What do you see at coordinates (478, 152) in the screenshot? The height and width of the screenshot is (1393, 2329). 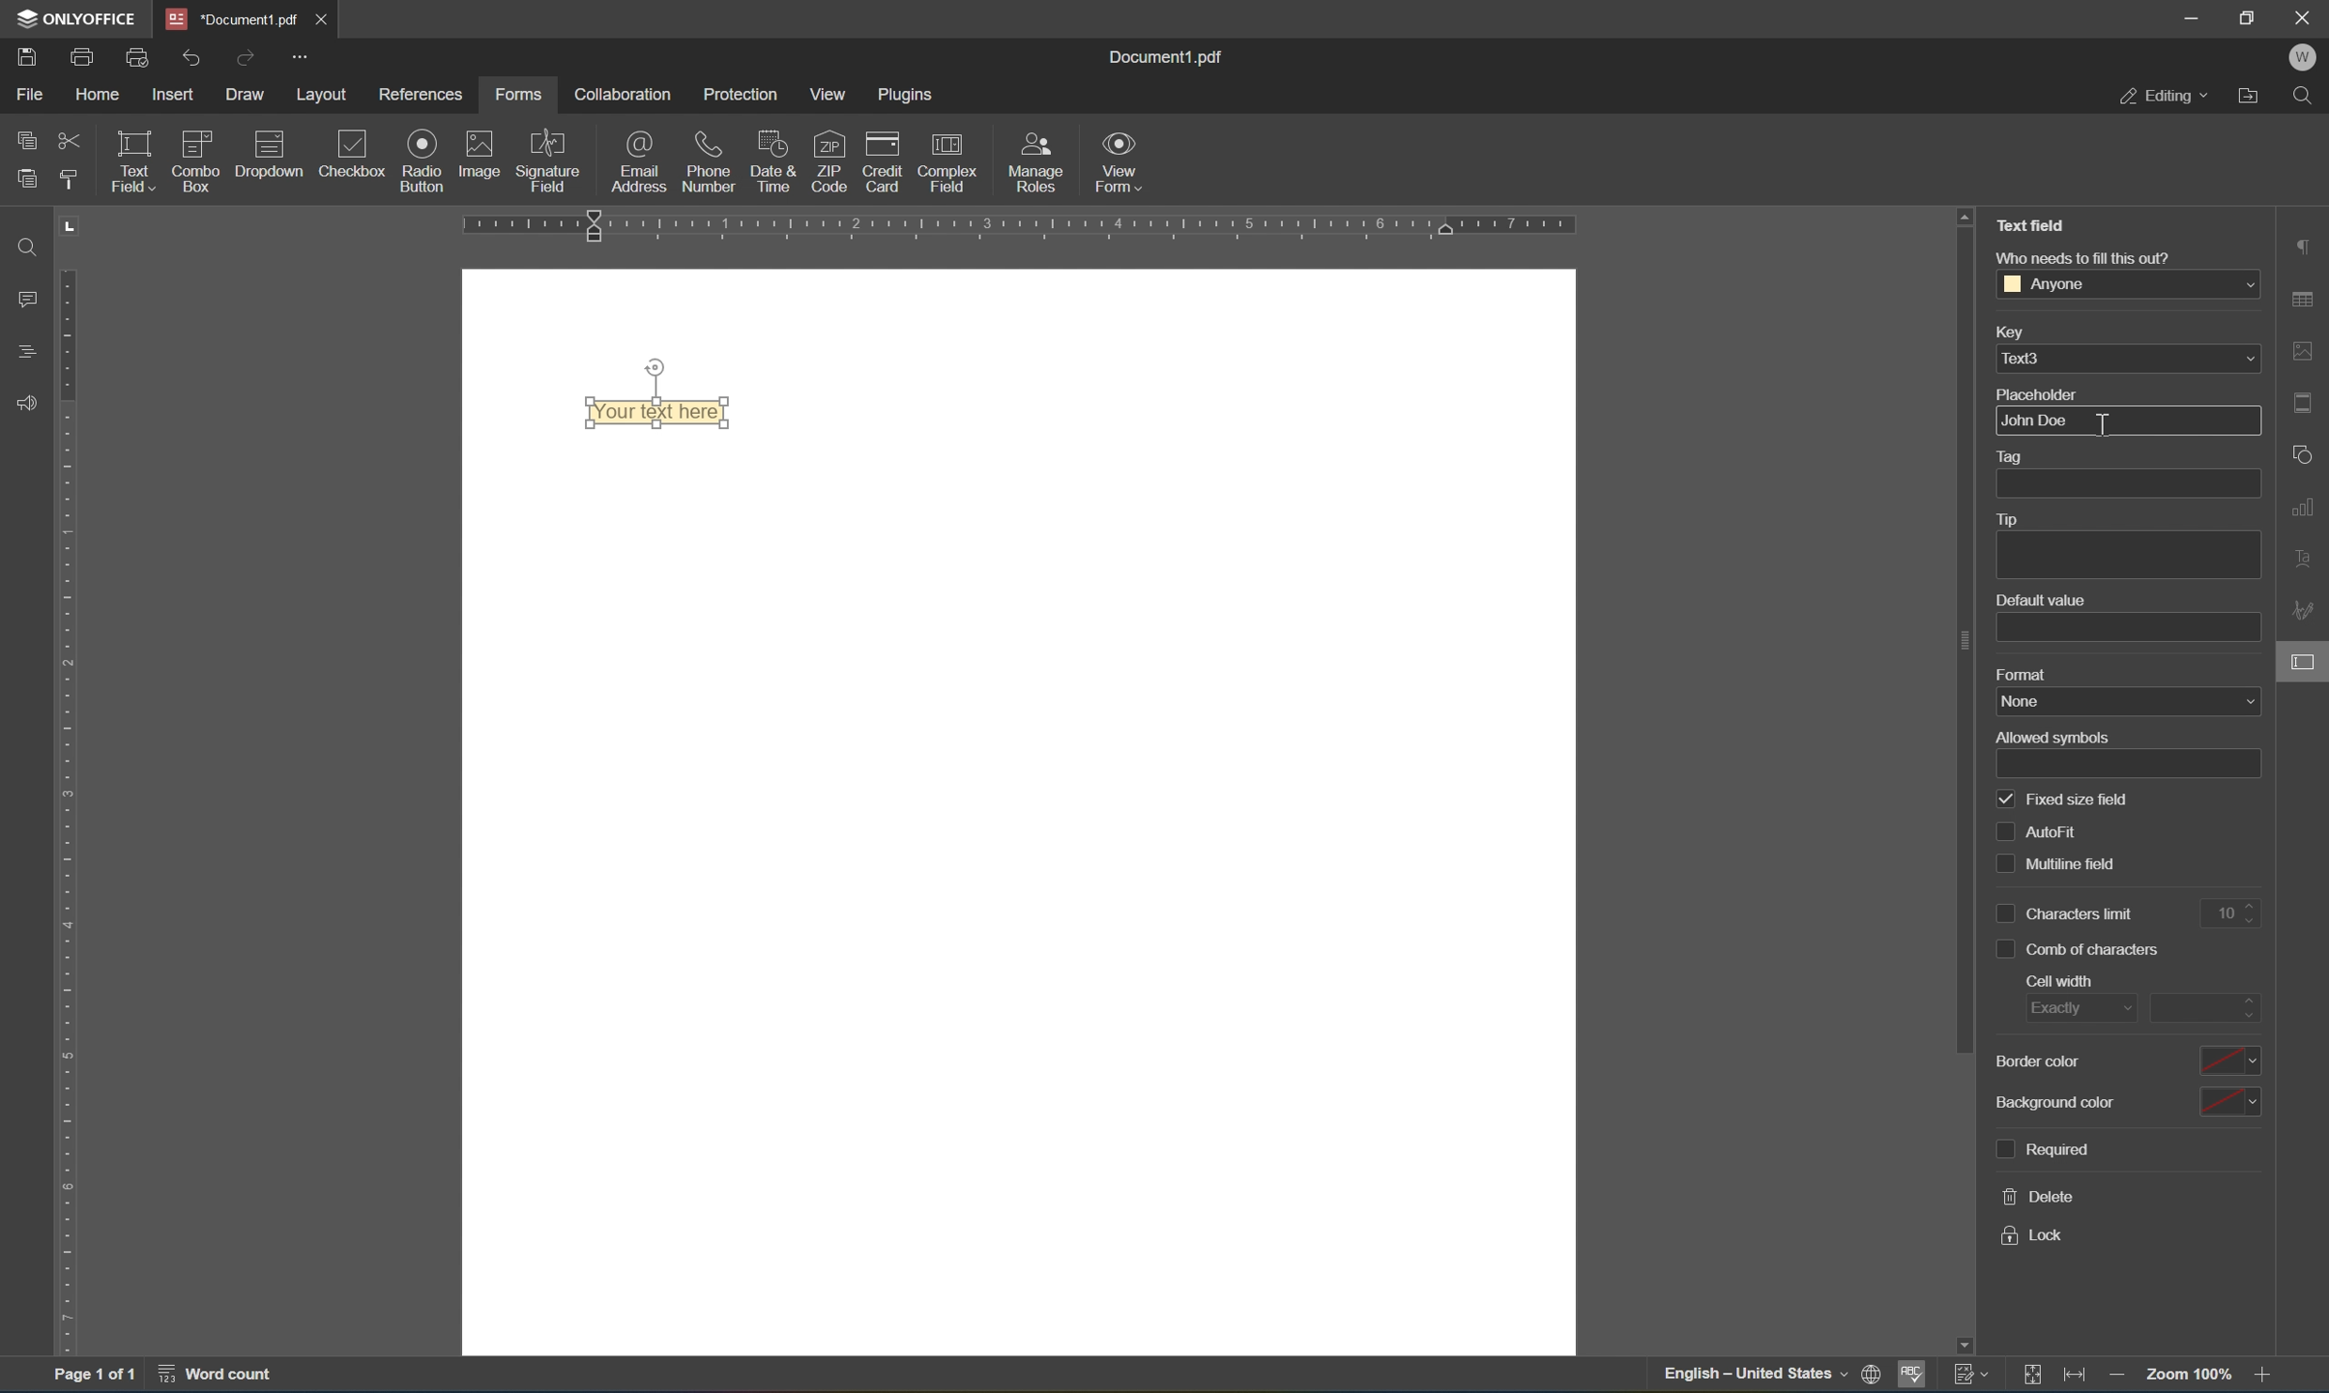 I see `image` at bounding box center [478, 152].